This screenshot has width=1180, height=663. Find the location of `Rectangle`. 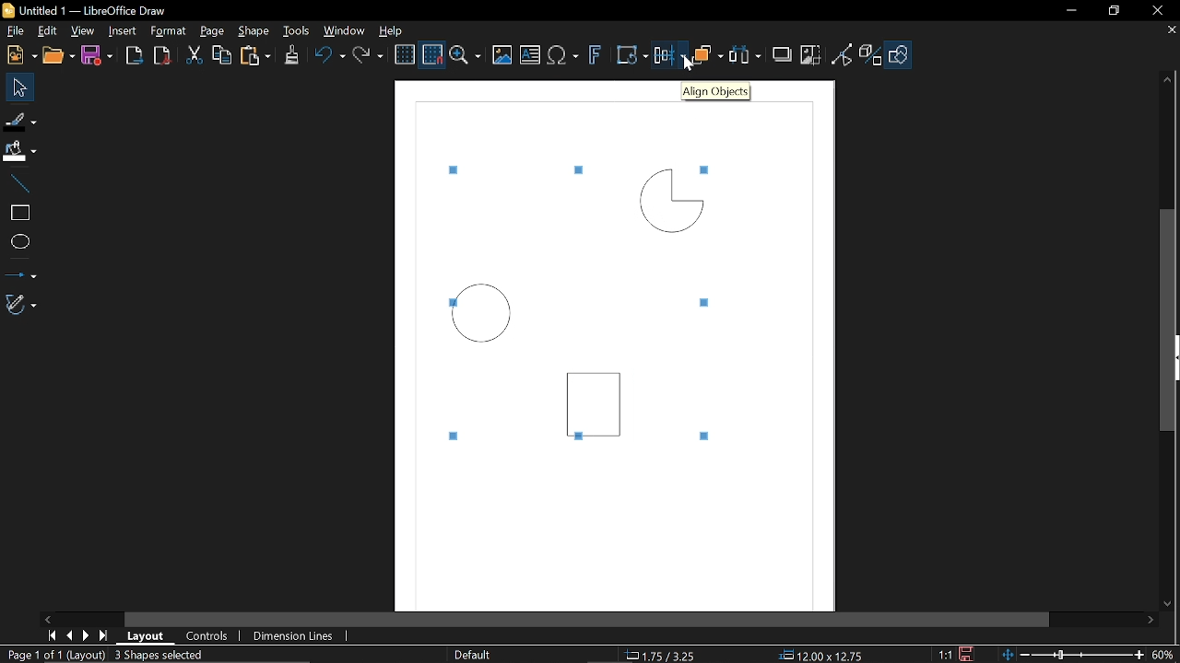

Rectangle is located at coordinates (597, 399).